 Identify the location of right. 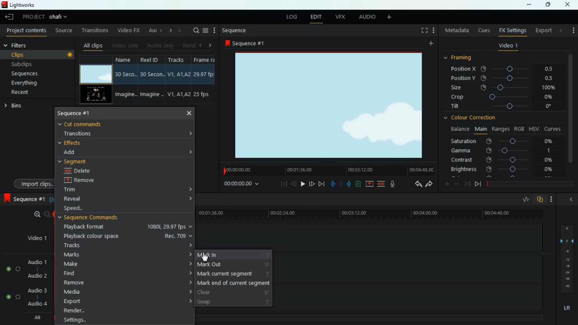
(211, 45).